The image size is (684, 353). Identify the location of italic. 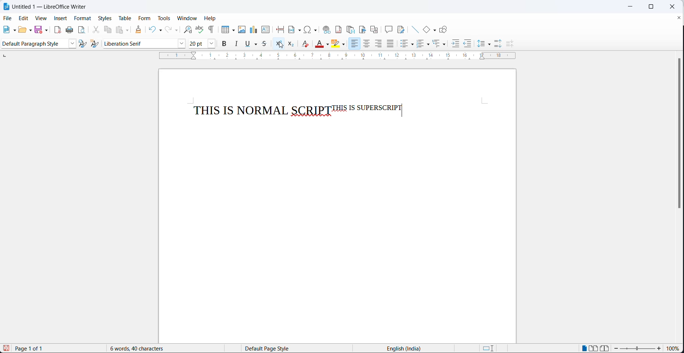
(236, 43).